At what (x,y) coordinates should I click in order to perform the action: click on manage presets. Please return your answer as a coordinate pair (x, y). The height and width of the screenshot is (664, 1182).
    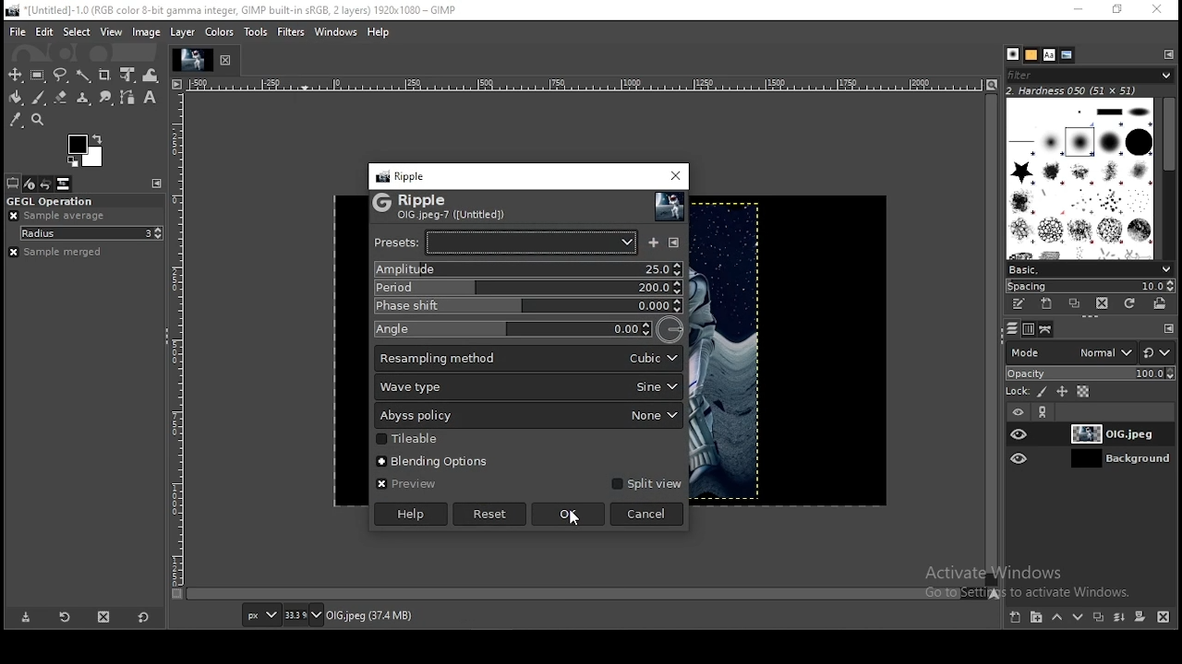
    Looking at the image, I should click on (675, 242).